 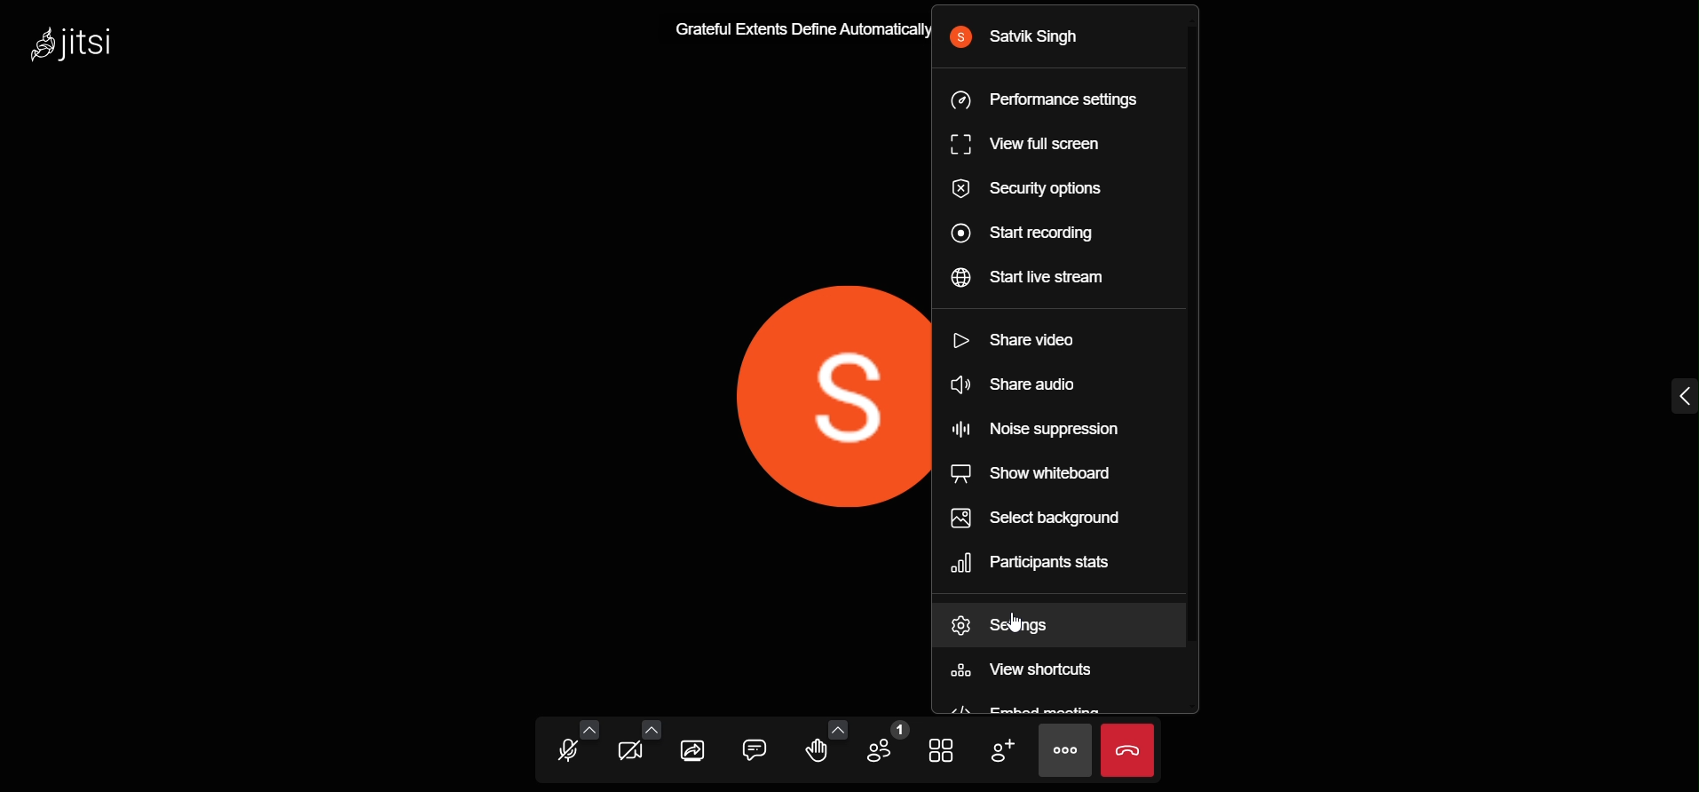 What do you see at coordinates (629, 755) in the screenshot?
I see `video` at bounding box center [629, 755].